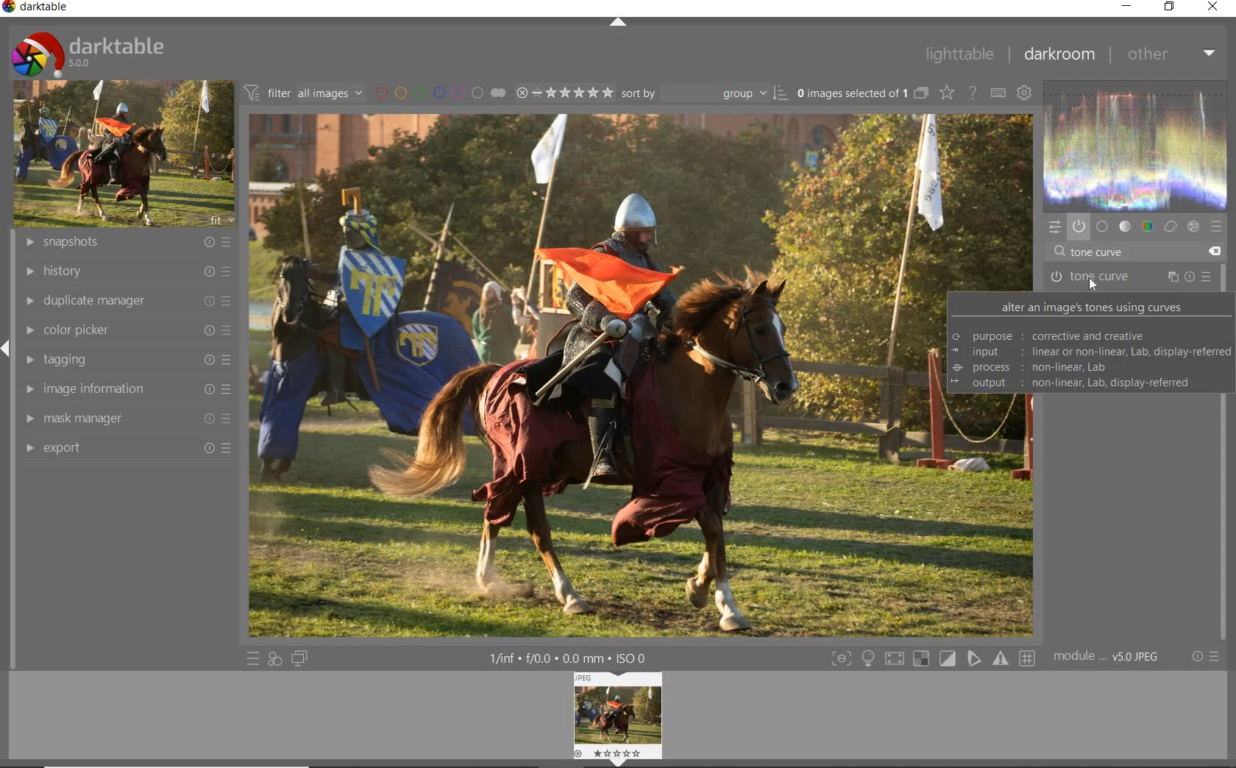 This screenshot has height=768, width=1236. I want to click on 1/fnf f/0.0 0.0 mm ISO 0, so click(574, 658).